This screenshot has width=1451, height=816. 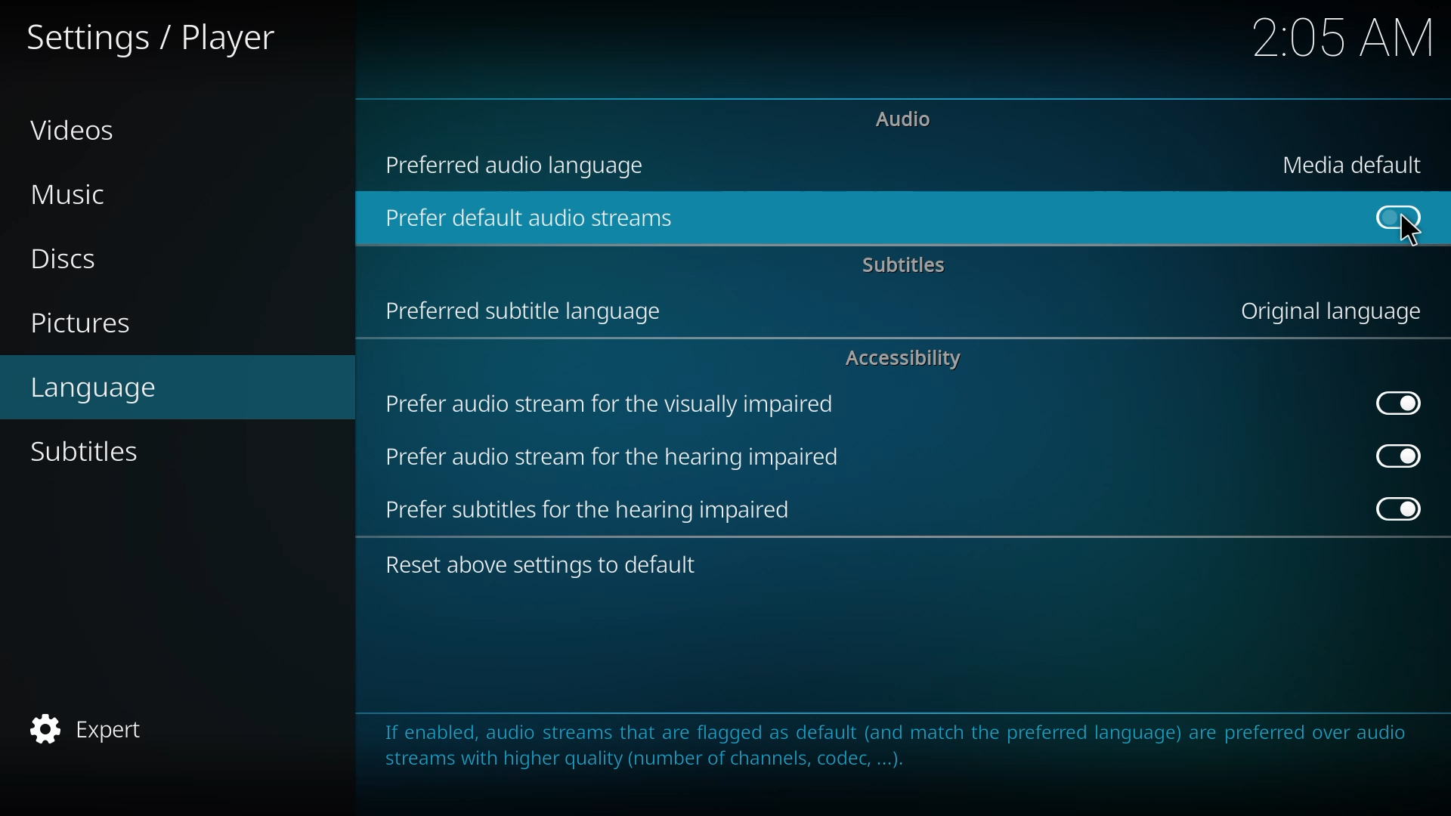 I want to click on subtitles, so click(x=93, y=451).